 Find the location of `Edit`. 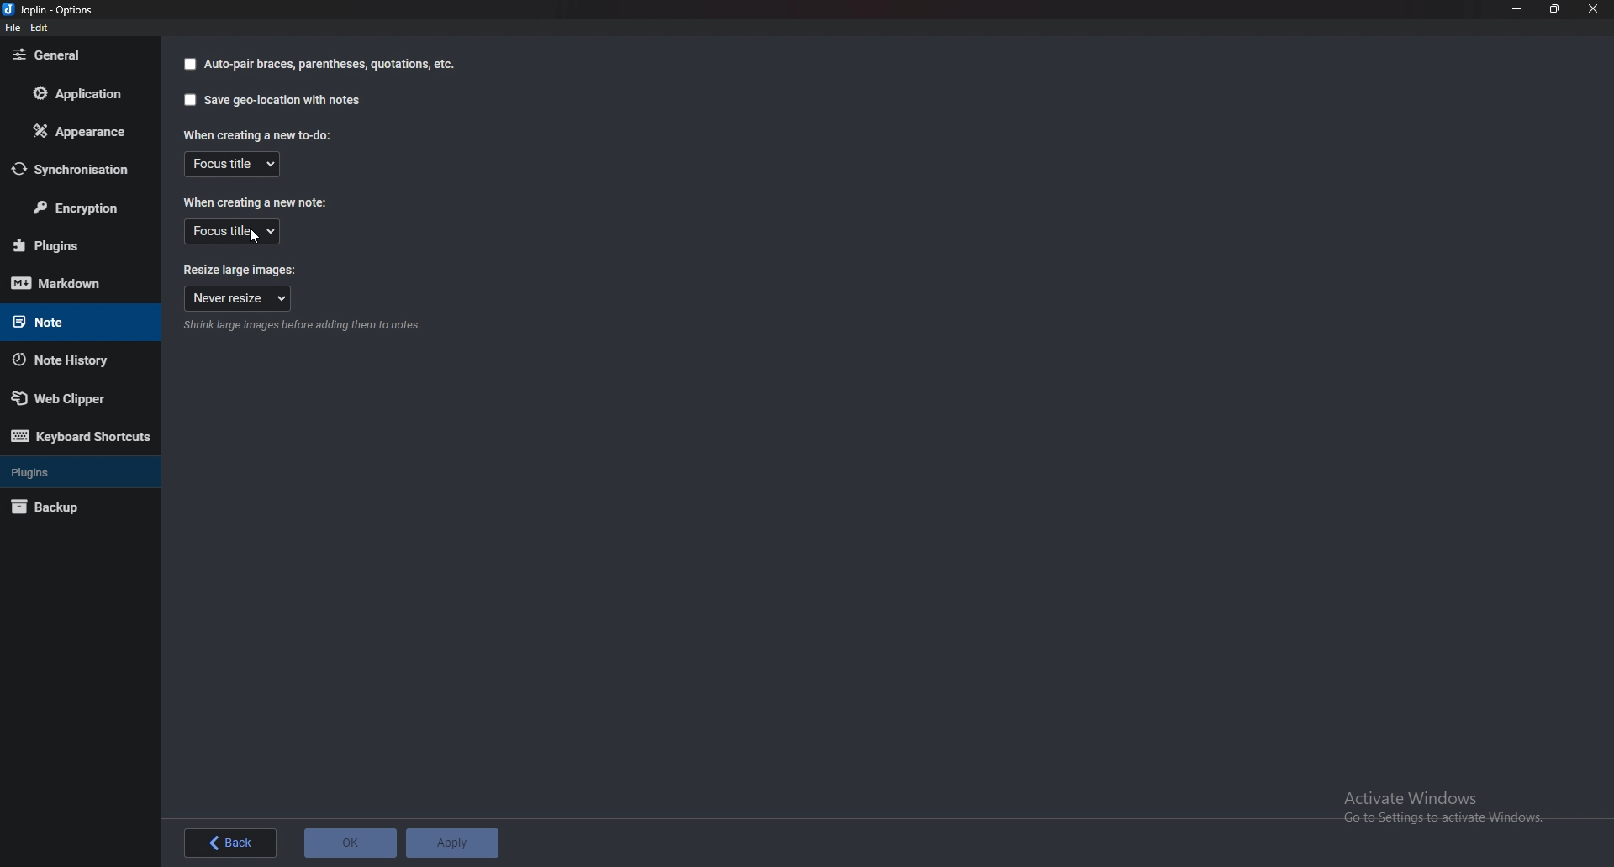

Edit is located at coordinates (40, 29).